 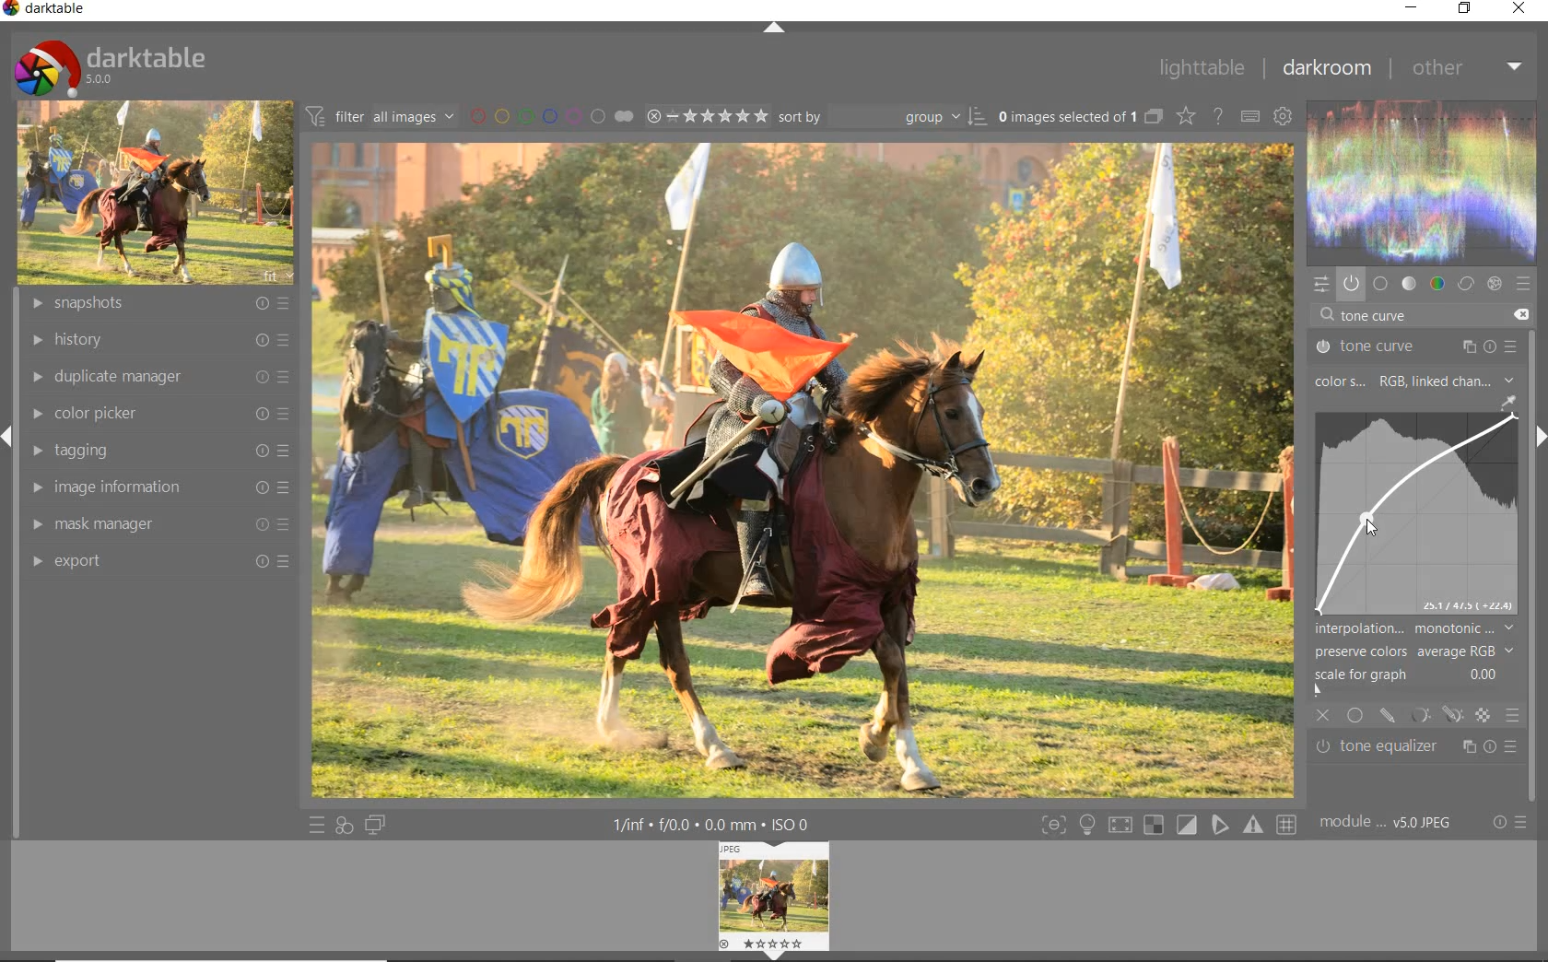 I want to click on change type of overlays, so click(x=1188, y=118).